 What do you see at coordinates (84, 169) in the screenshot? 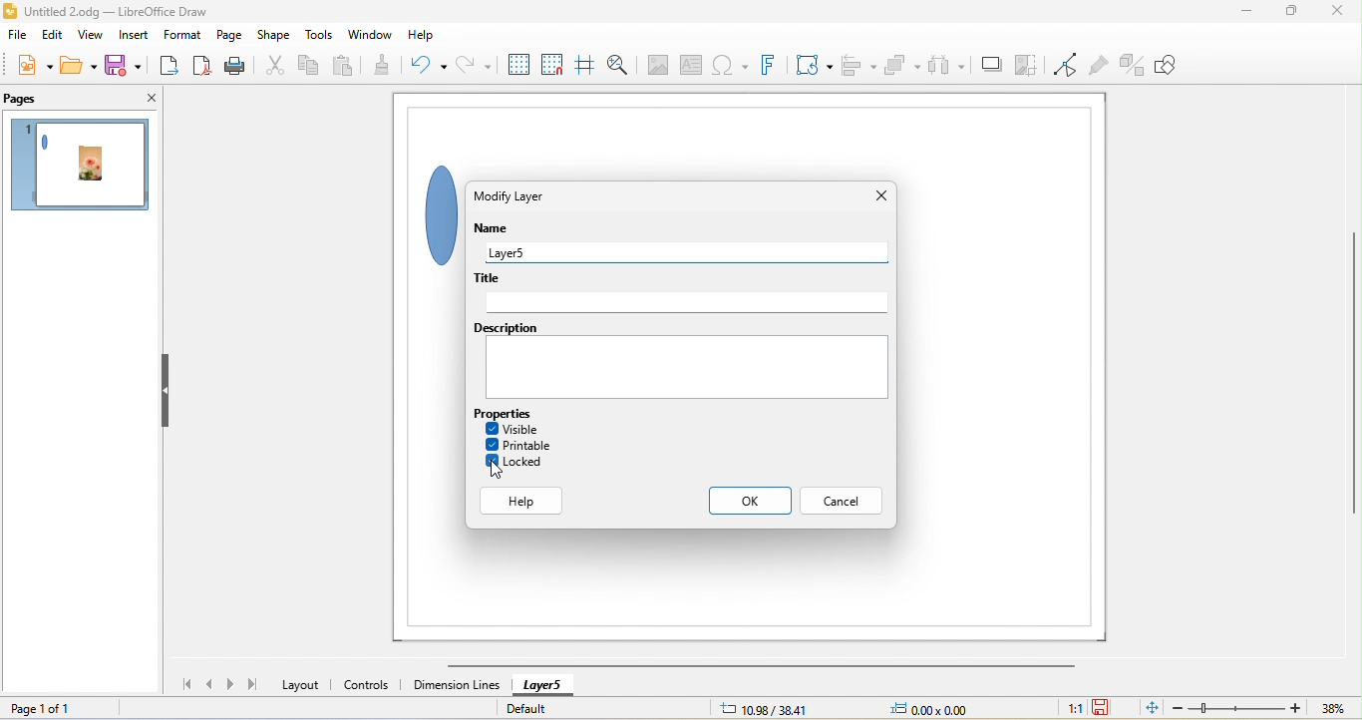
I see `page 1` at bounding box center [84, 169].